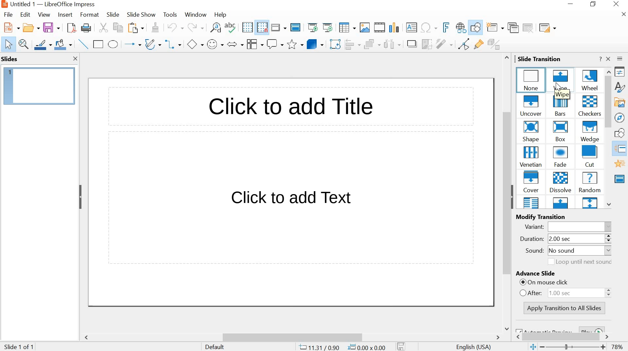 This screenshot has width=628, height=351. What do you see at coordinates (195, 43) in the screenshot?
I see `Basic shapes` at bounding box center [195, 43].